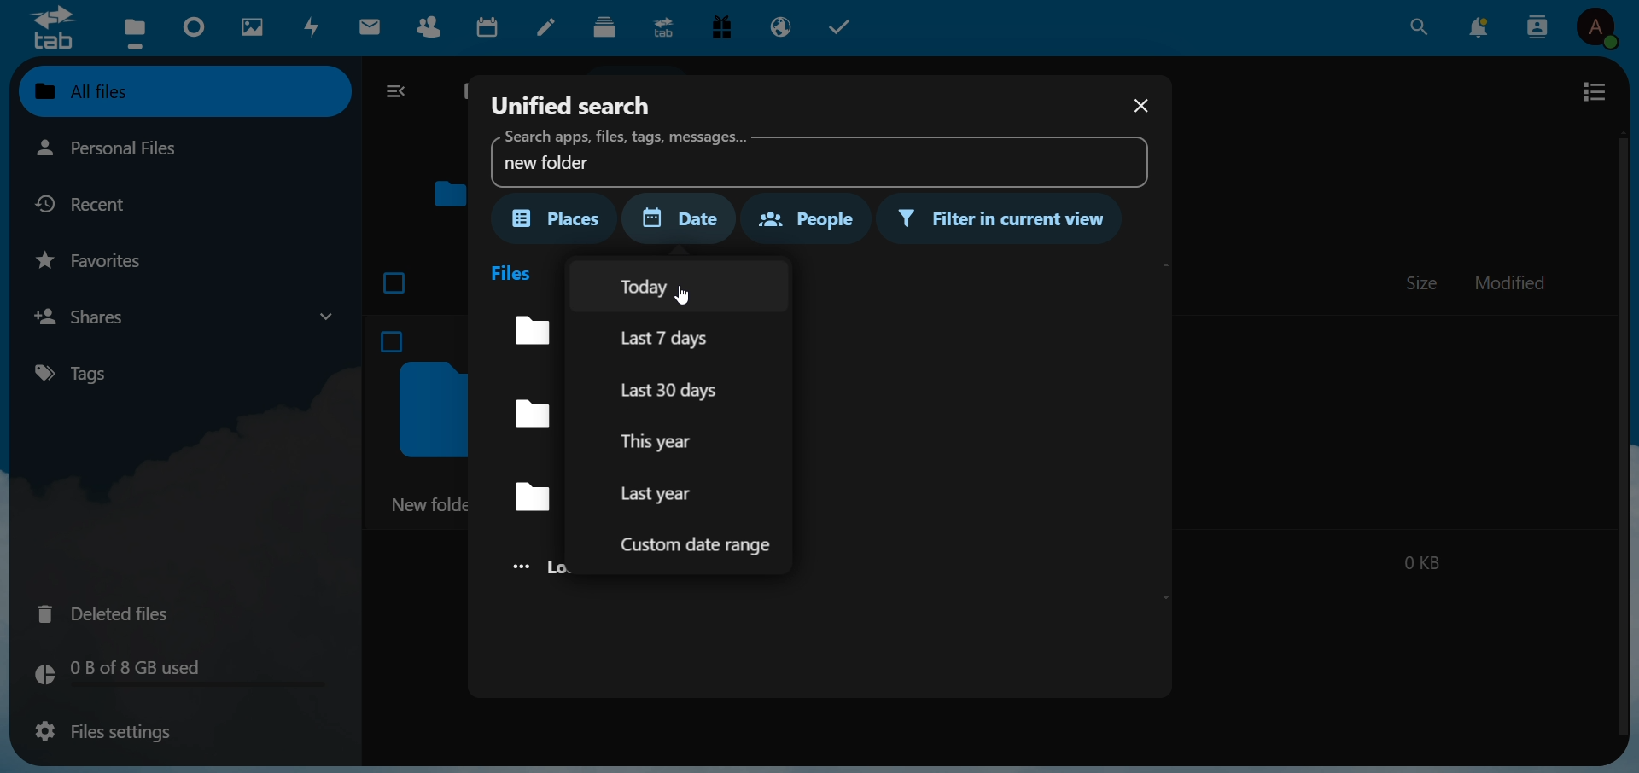 Image resolution: width=1639 pixels, height=773 pixels. What do you see at coordinates (176, 674) in the screenshot?
I see `memory used` at bounding box center [176, 674].